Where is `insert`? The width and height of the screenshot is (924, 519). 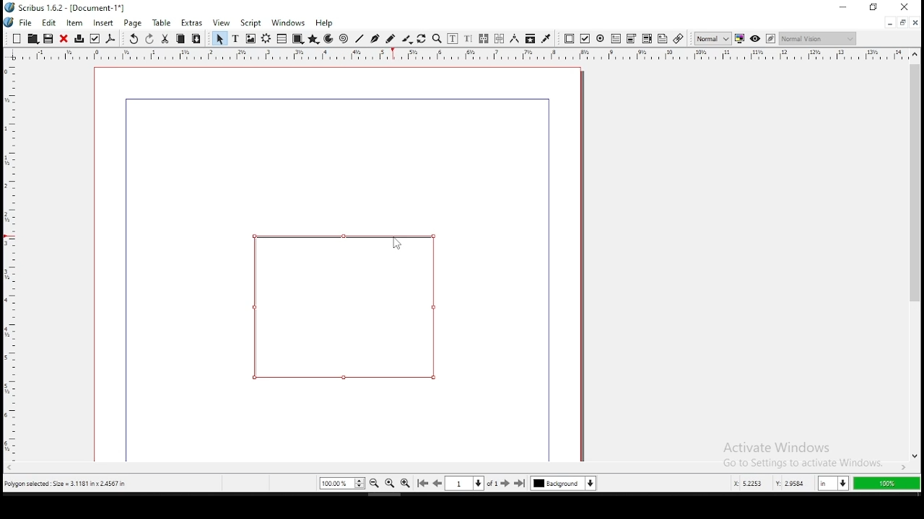
insert is located at coordinates (104, 23).